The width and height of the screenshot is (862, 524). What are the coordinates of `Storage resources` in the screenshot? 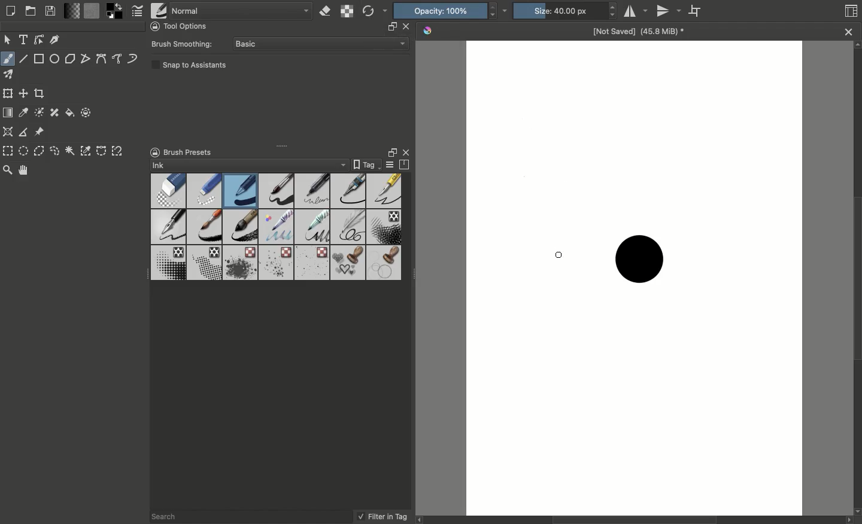 It's located at (406, 165).